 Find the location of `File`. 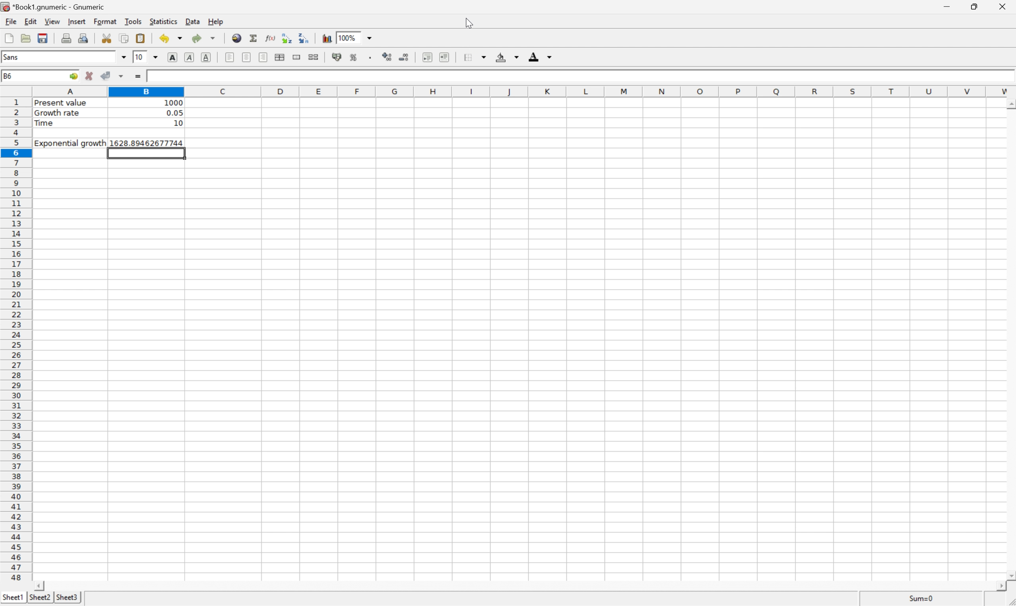

File is located at coordinates (9, 22).